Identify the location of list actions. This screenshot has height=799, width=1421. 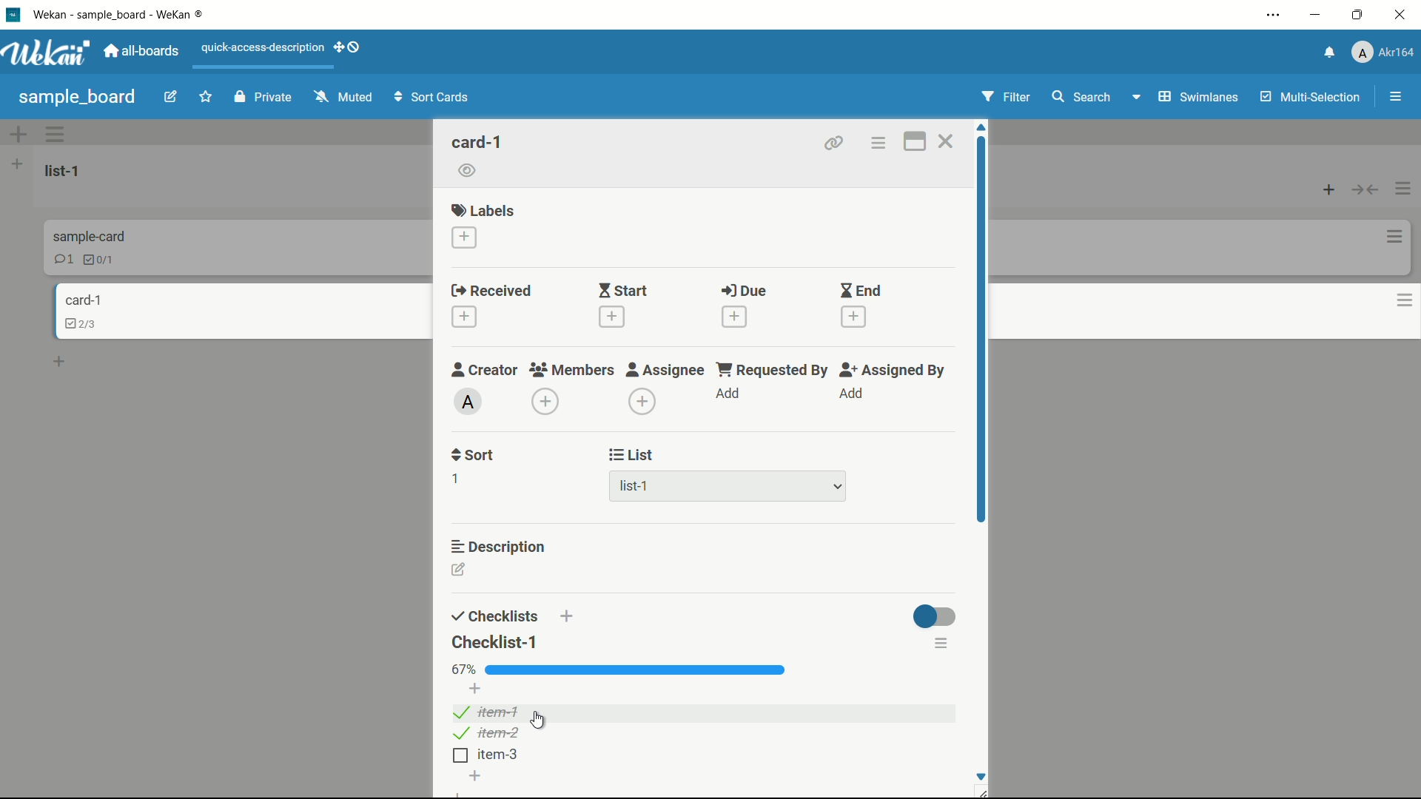
(1402, 188).